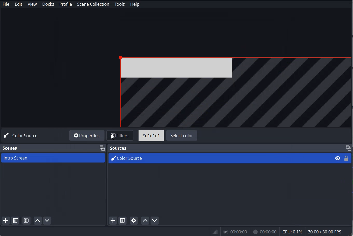 The height and width of the screenshot is (236, 353). I want to click on Open Source properties, so click(134, 220).